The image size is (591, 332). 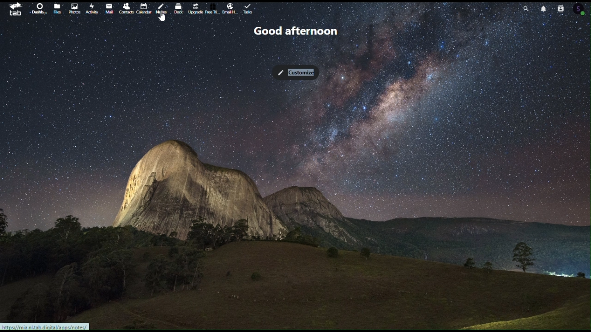 I want to click on Photos, so click(x=72, y=8).